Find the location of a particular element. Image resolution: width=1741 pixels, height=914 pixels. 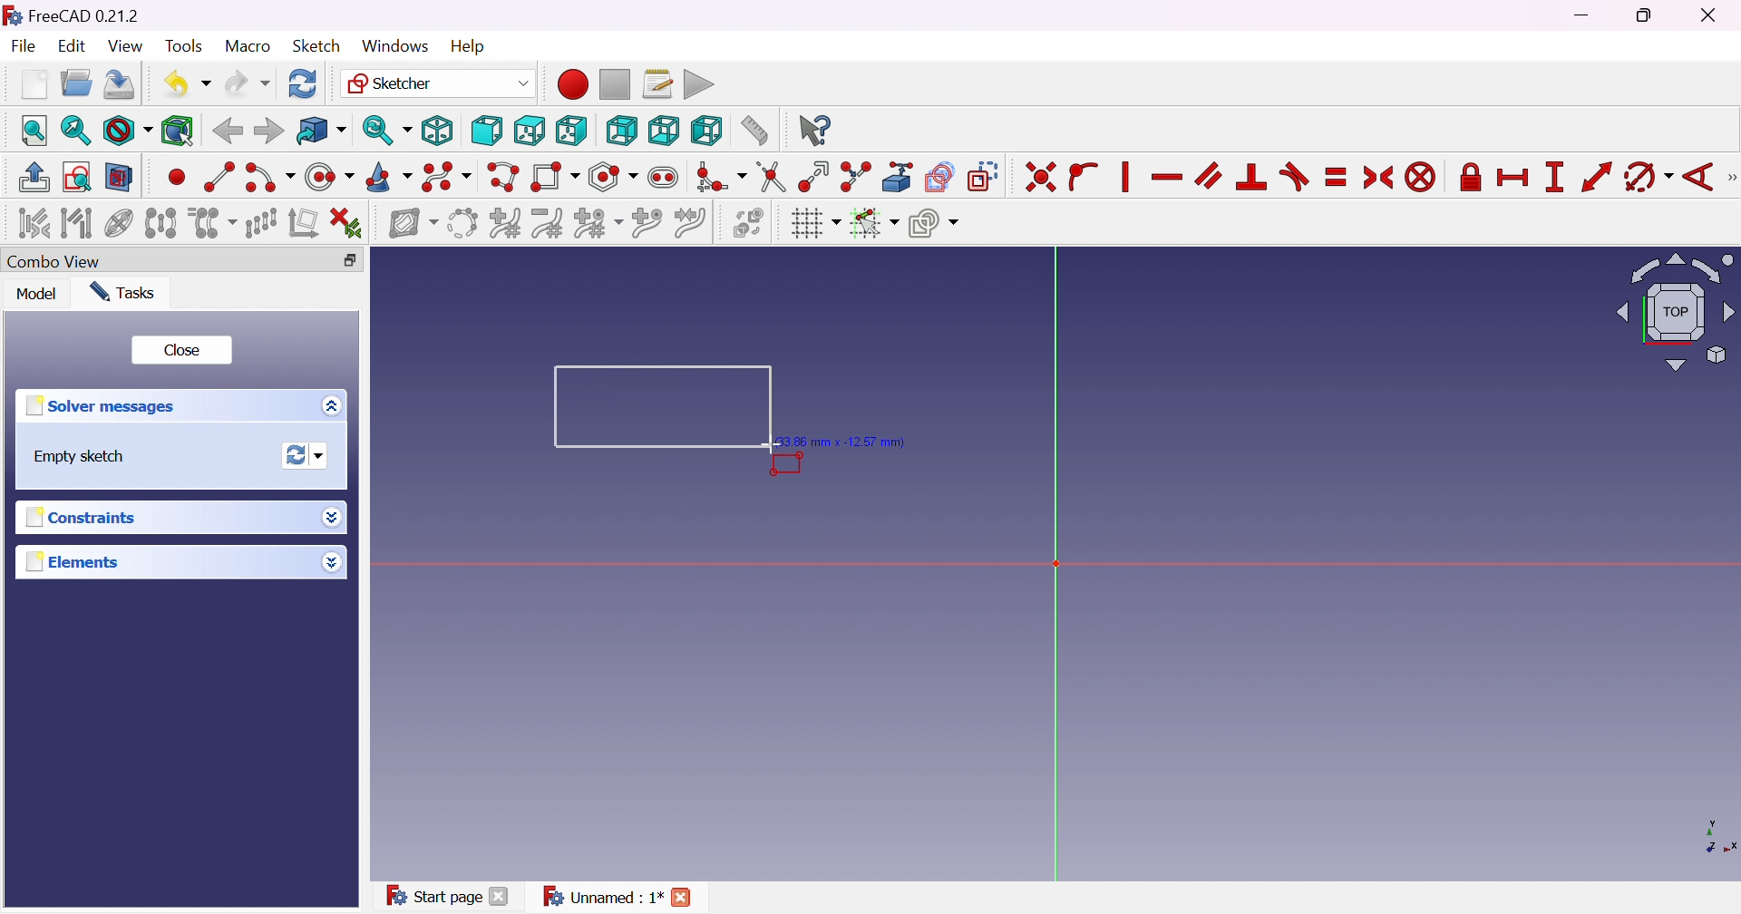

Constrain coincident is located at coordinates (1038, 178).